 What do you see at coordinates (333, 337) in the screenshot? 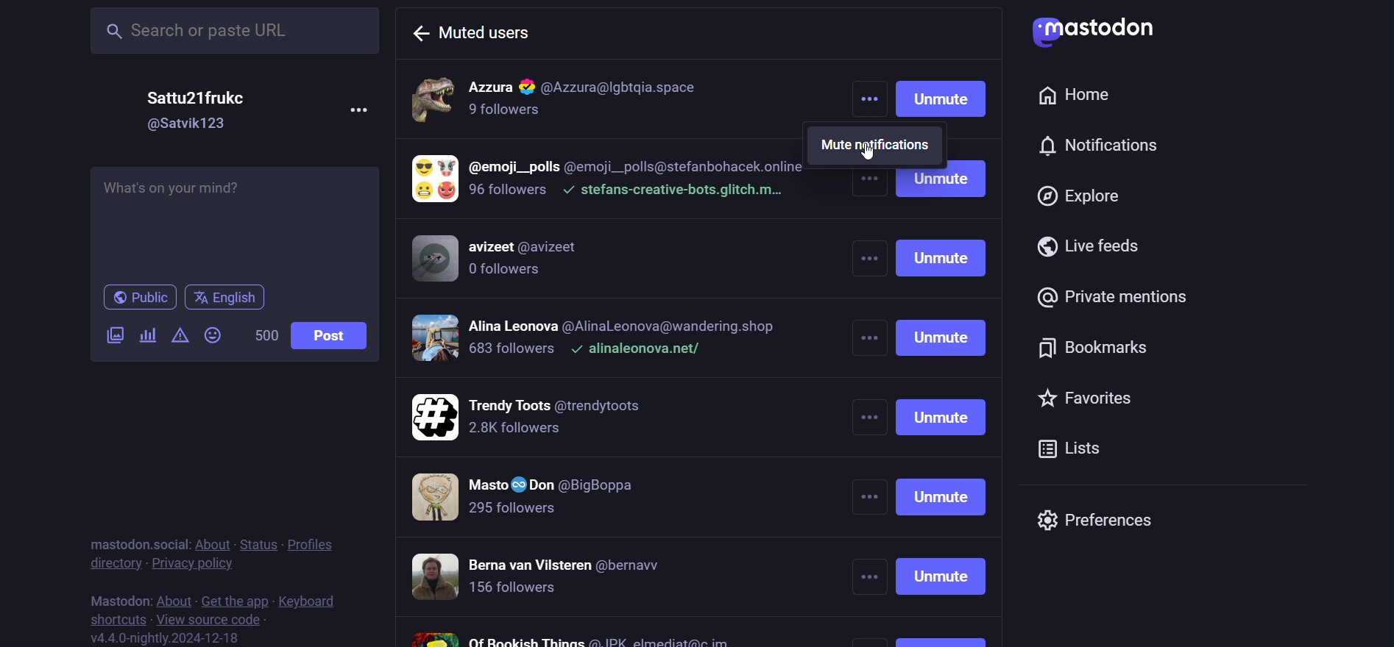
I see `post` at bounding box center [333, 337].